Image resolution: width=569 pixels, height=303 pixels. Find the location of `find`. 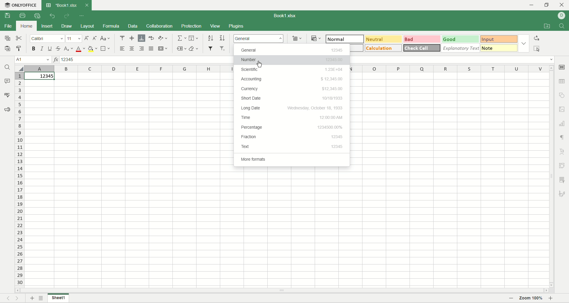

find is located at coordinates (7, 68).